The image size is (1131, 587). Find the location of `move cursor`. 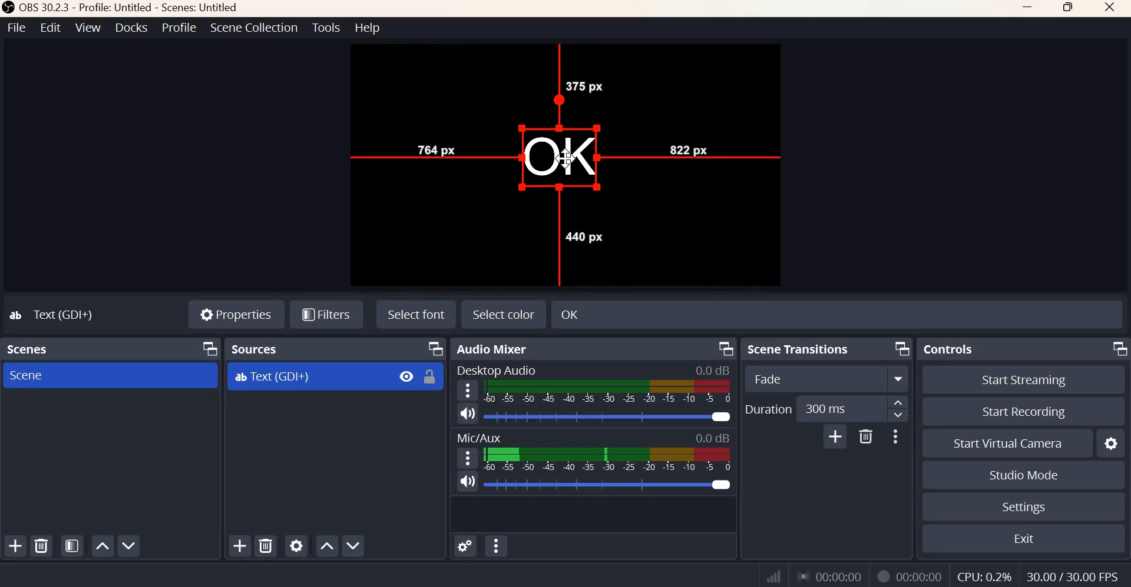

move cursor is located at coordinates (564, 159).